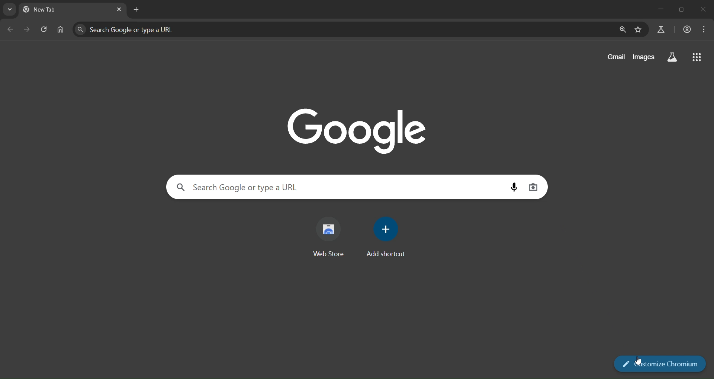 This screenshot has width=714, height=379. Describe the element at coordinates (644, 58) in the screenshot. I see `images` at that location.